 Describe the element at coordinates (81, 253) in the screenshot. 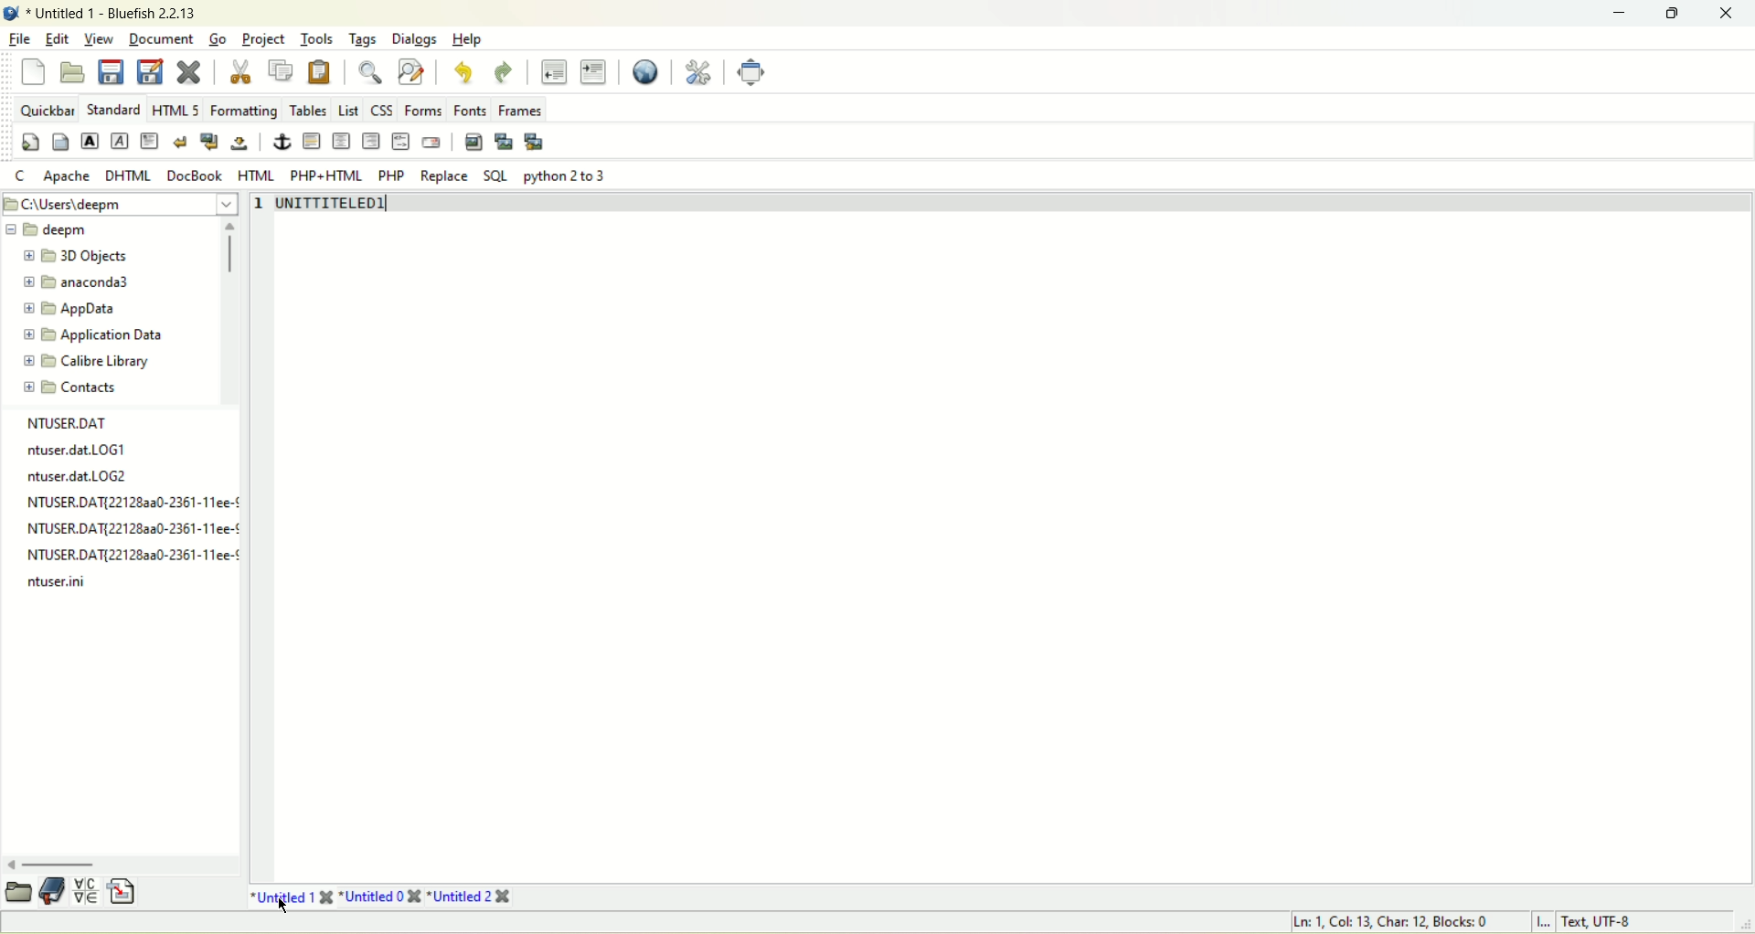

I see `3D objects` at that location.